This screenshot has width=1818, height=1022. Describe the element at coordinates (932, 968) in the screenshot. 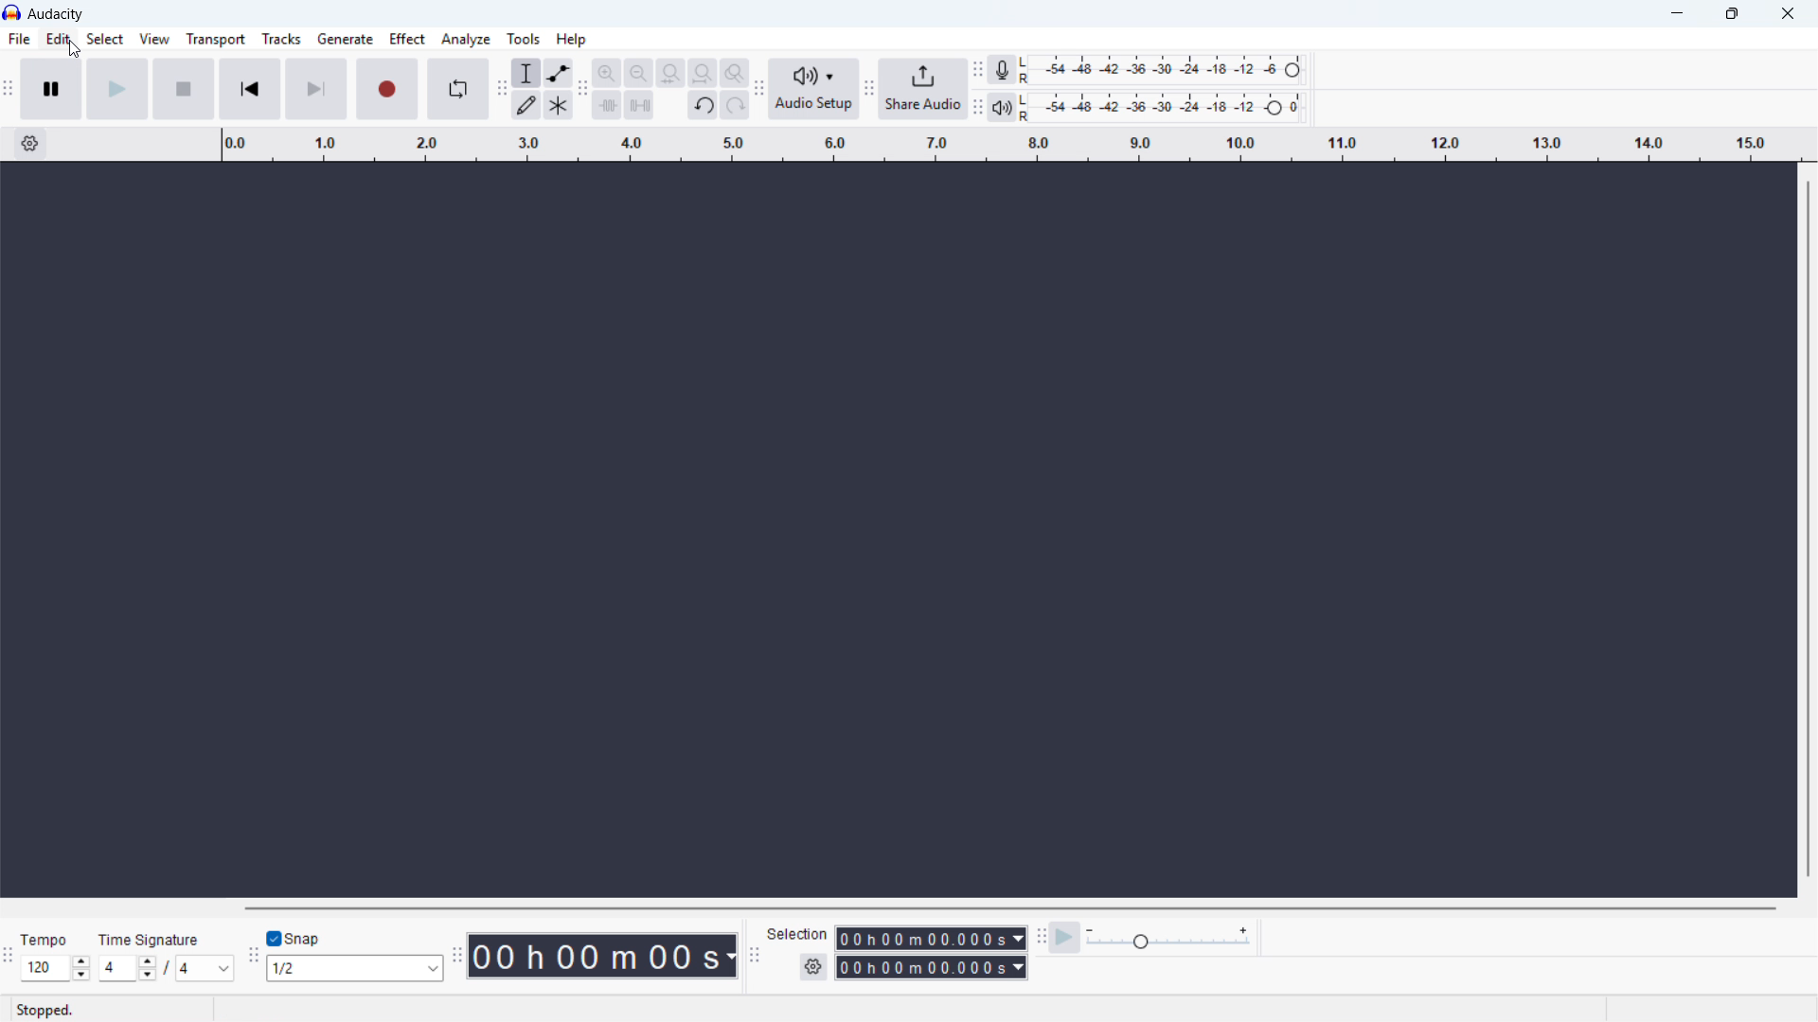

I see `end time` at that location.